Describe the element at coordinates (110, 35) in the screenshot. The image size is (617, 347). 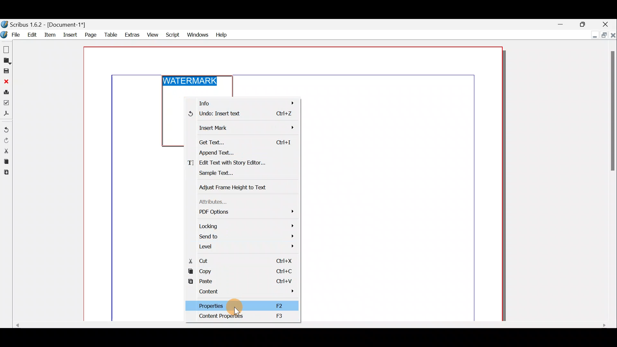
I see `Table` at that location.